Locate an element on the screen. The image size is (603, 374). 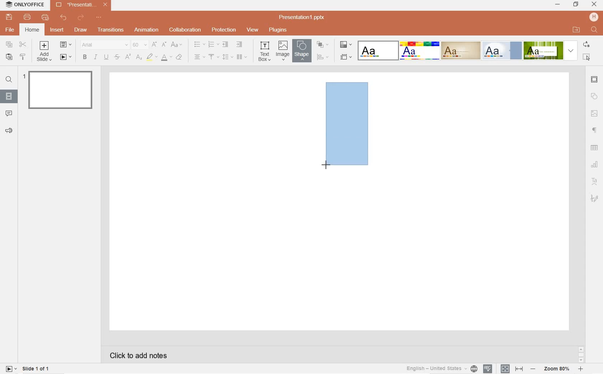
expand  is located at coordinates (571, 51).